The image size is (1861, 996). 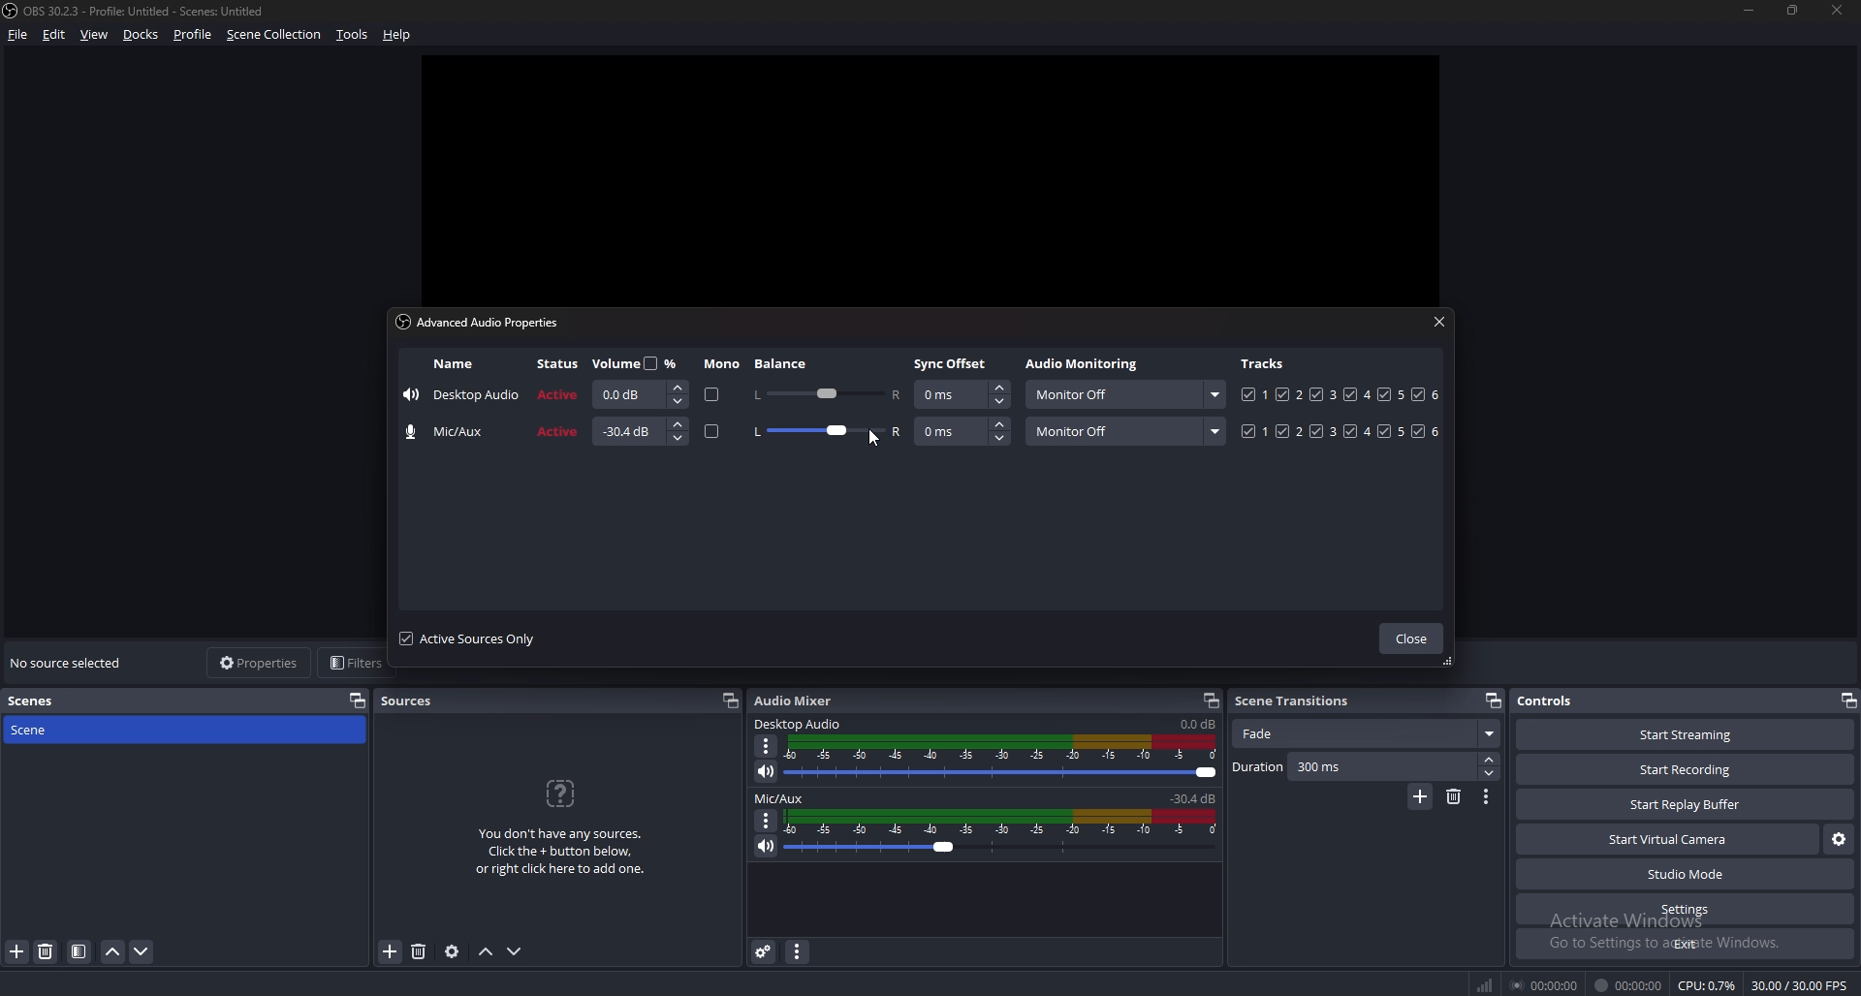 What do you see at coordinates (874, 440) in the screenshot?
I see `cursor` at bounding box center [874, 440].